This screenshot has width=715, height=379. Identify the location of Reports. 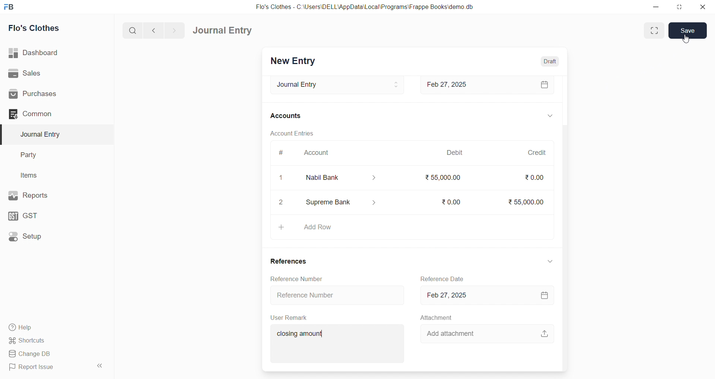
(44, 195).